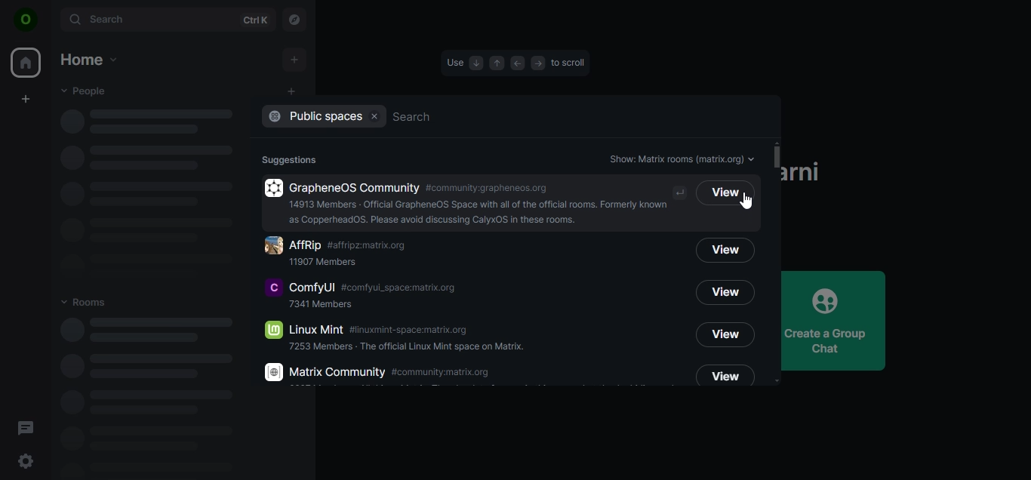  I want to click on threads, so click(26, 427).